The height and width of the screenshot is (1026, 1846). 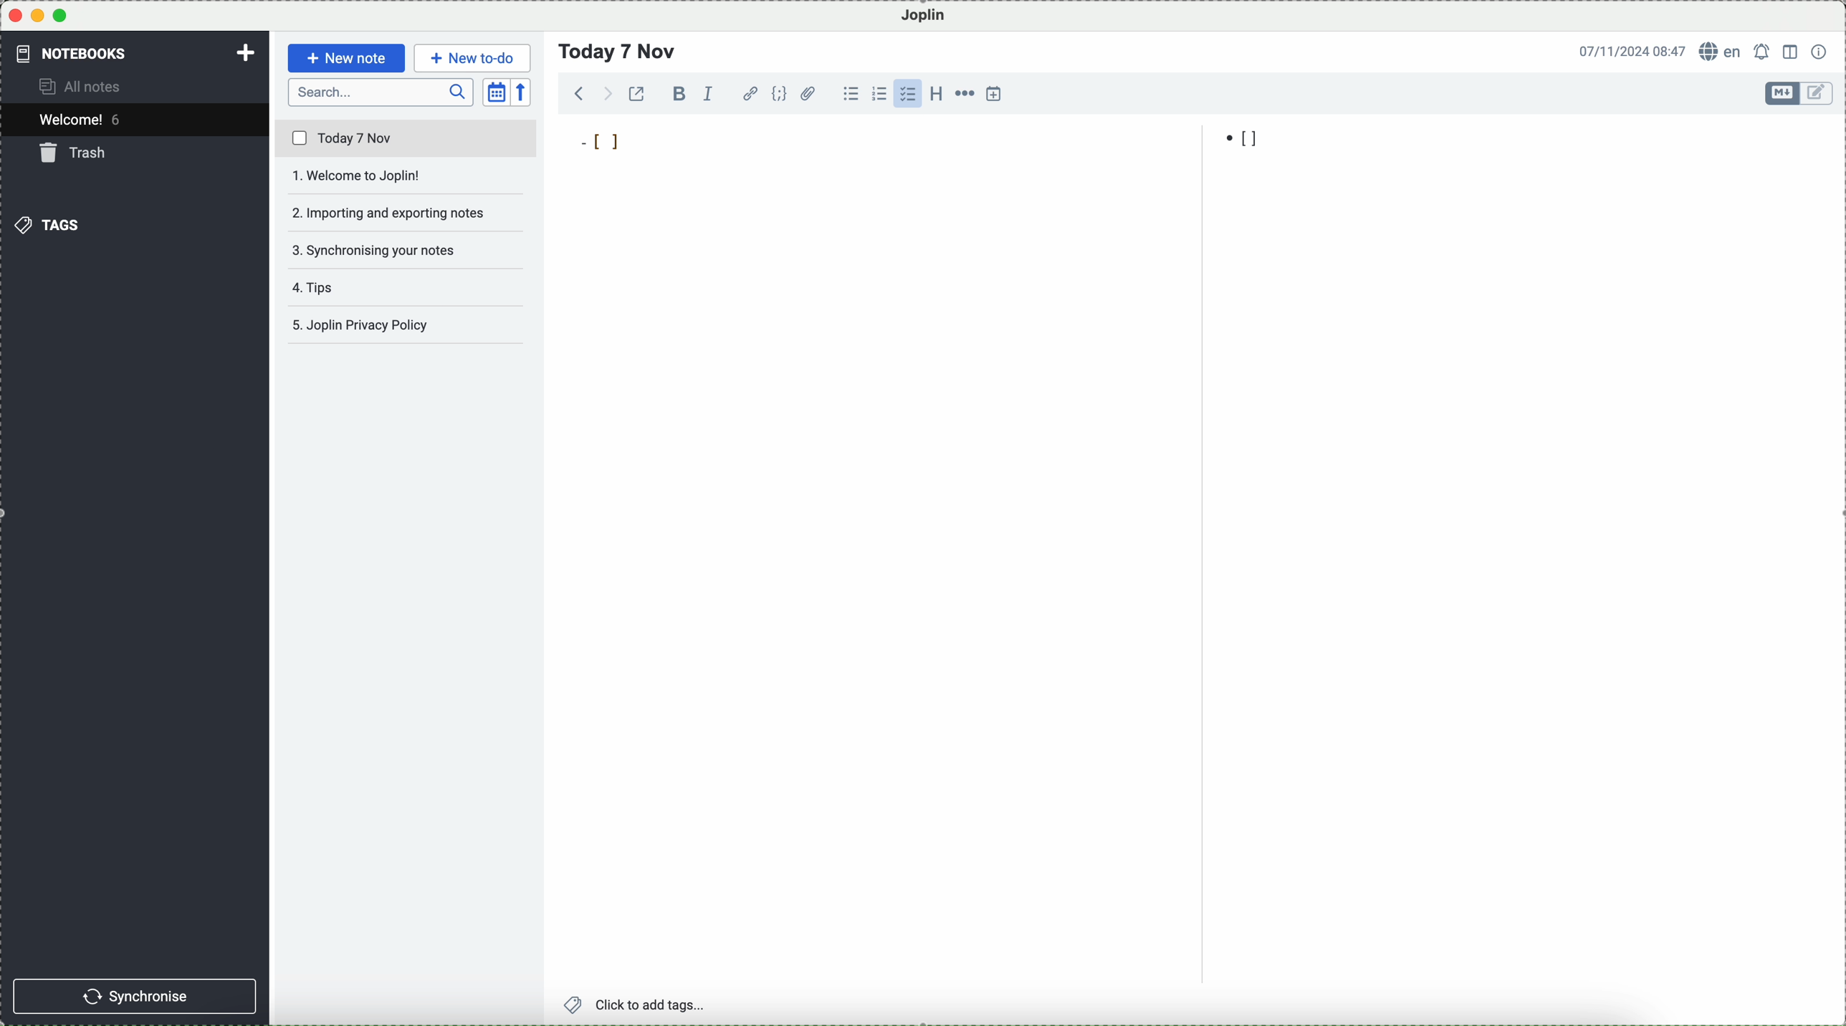 What do you see at coordinates (779, 93) in the screenshot?
I see `code` at bounding box center [779, 93].